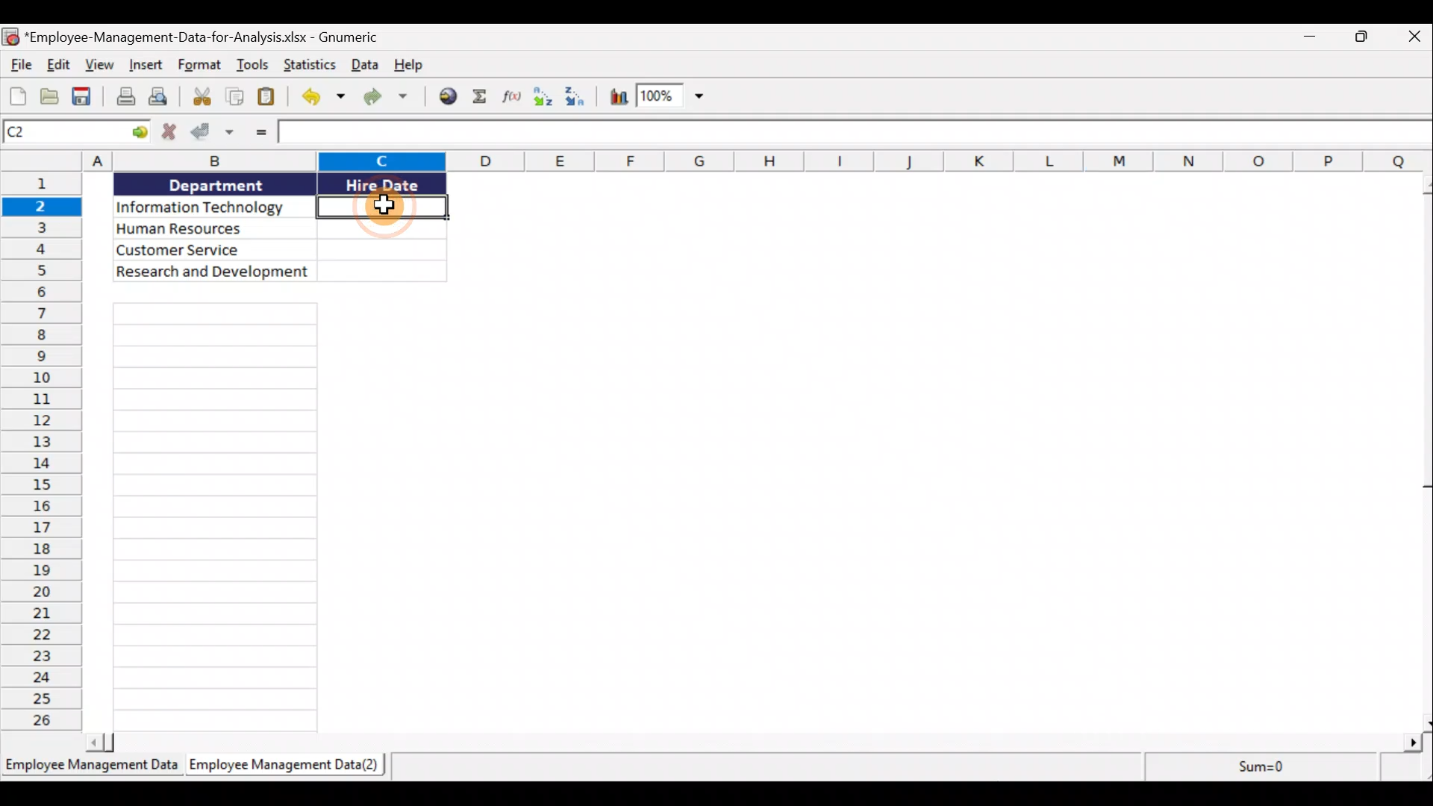  I want to click on Sheet 1, so click(91, 769).